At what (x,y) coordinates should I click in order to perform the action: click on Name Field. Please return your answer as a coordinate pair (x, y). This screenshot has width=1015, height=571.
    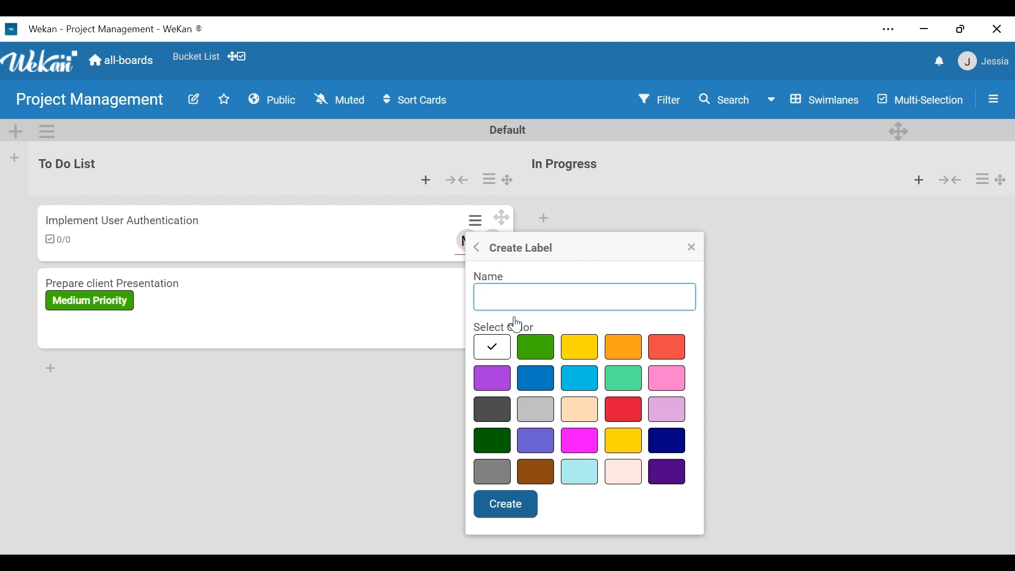
    Looking at the image, I should click on (585, 297).